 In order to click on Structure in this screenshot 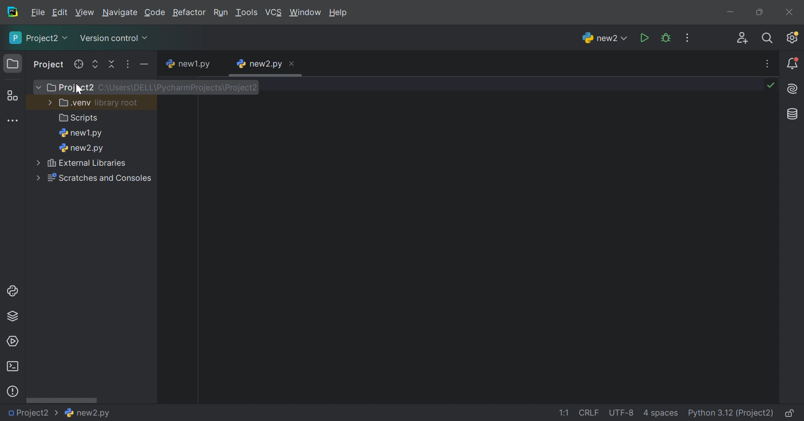, I will do `click(13, 96)`.